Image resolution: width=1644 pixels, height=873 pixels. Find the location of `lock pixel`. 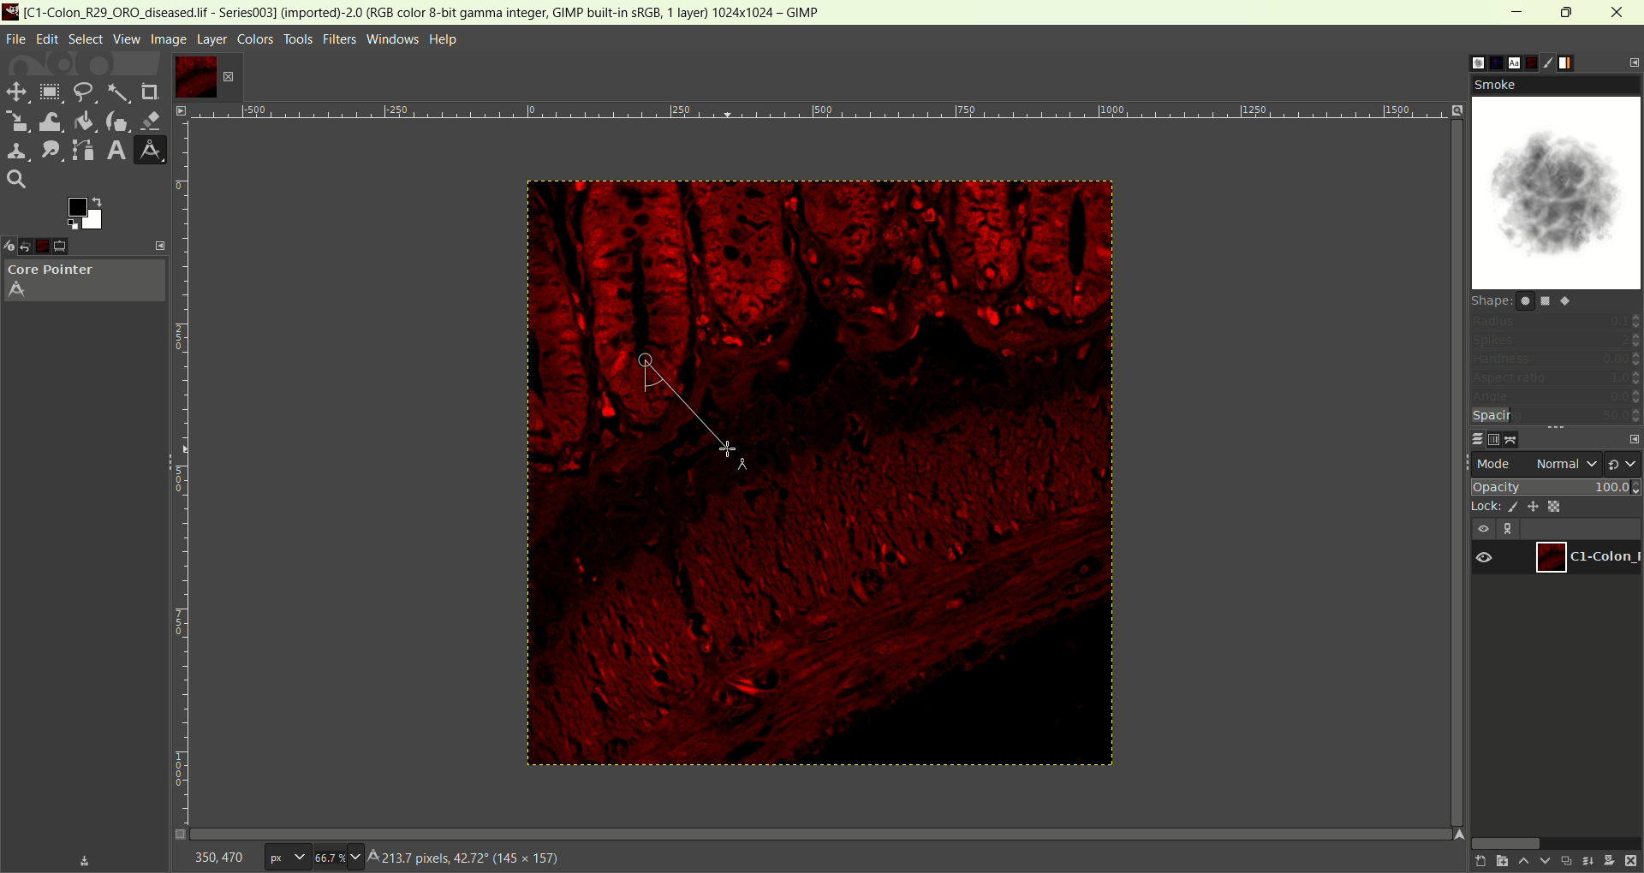

lock pixel is located at coordinates (1509, 508).